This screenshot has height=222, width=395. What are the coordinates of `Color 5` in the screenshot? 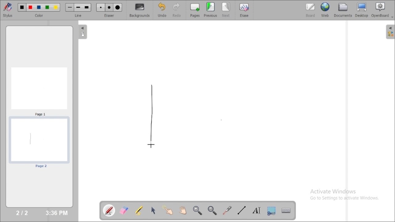 It's located at (56, 7).